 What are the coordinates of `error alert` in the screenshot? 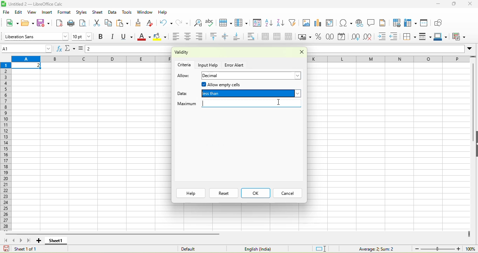 It's located at (235, 65).